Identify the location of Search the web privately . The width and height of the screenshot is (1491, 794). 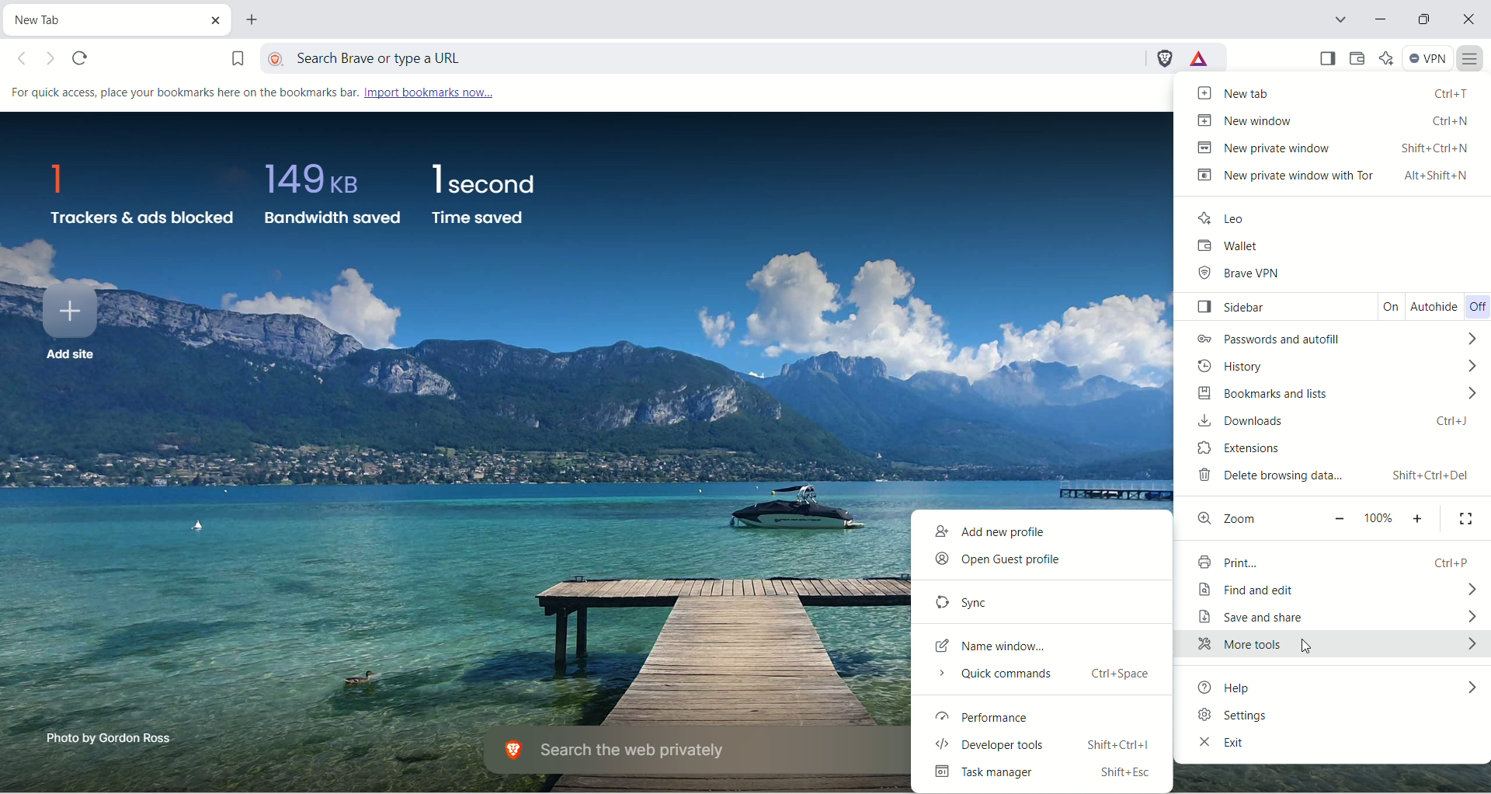
(683, 751).